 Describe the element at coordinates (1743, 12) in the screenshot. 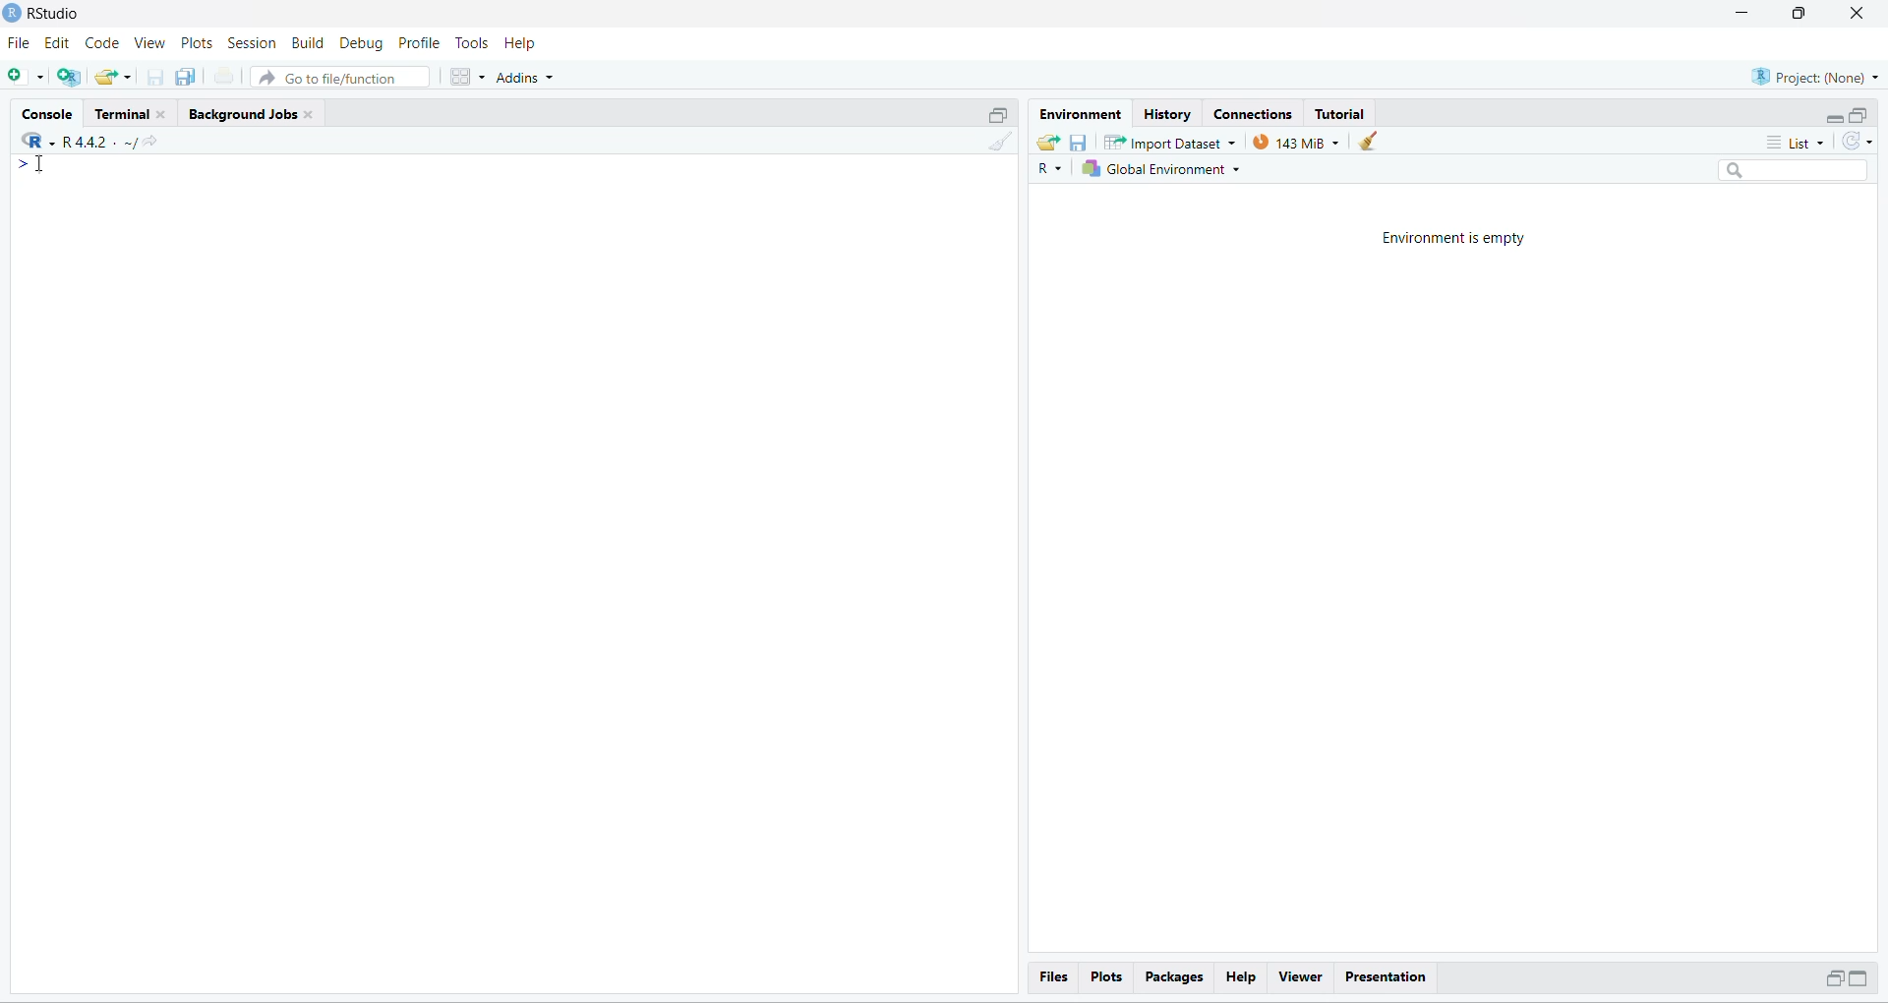

I see `minimise` at that location.